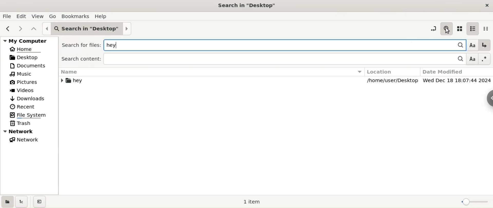 This screenshot has height=208, width=493. What do you see at coordinates (487, 100) in the screenshot?
I see `sidebar` at bounding box center [487, 100].